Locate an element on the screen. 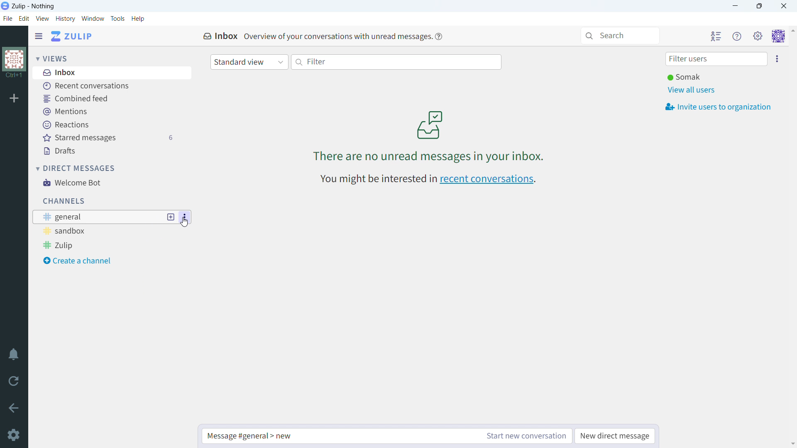 Image resolution: width=797 pixels, height=448 pixels. view all users is located at coordinates (691, 90).